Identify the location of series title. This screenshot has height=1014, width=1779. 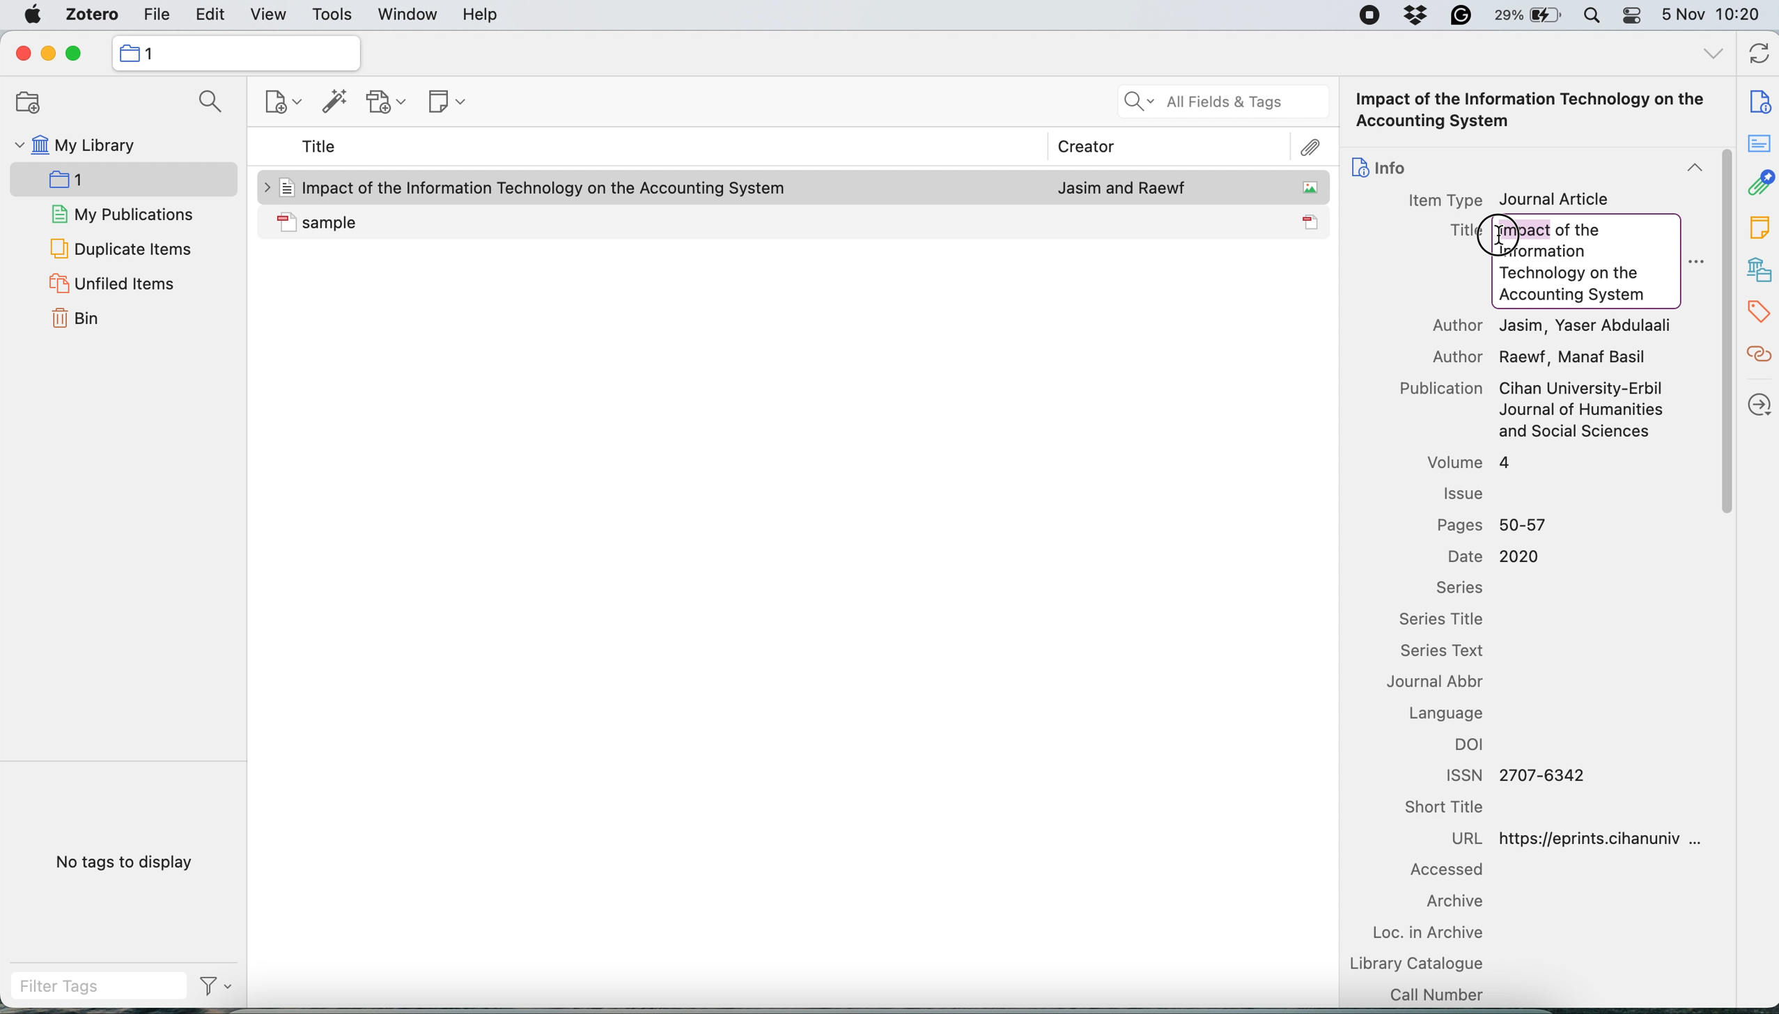
(1446, 621).